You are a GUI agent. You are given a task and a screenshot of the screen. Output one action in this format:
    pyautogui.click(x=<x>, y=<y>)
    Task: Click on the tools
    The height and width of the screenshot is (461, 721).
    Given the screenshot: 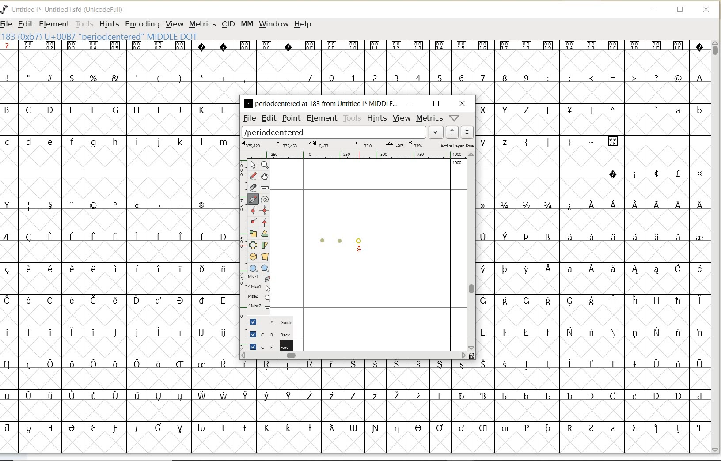 What is the action you would take?
    pyautogui.click(x=352, y=118)
    